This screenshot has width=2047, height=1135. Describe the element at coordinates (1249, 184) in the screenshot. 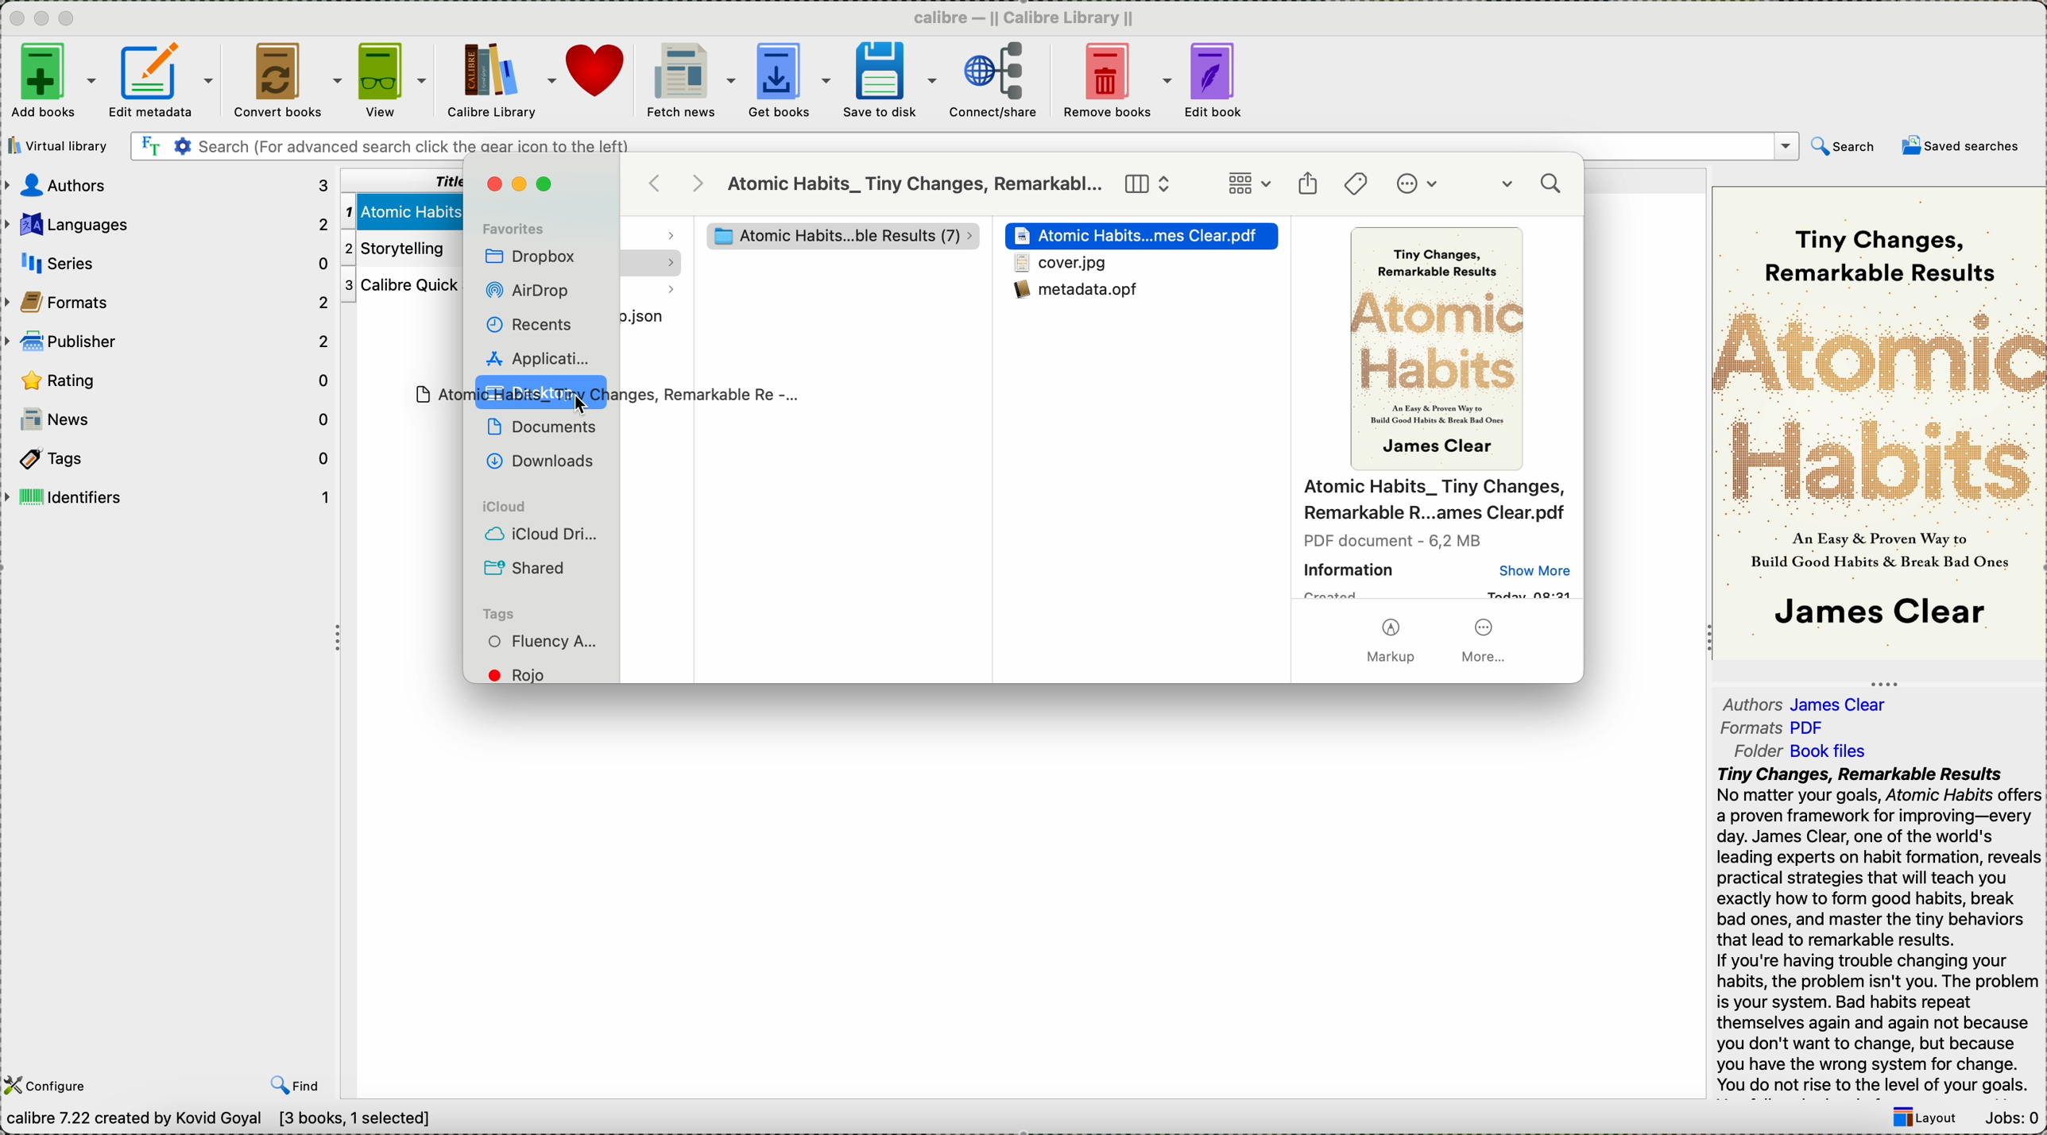

I see `grid view` at that location.